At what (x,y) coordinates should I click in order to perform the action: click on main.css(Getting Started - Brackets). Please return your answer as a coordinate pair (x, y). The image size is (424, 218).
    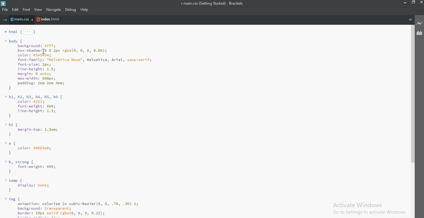
    Looking at the image, I should click on (212, 4).